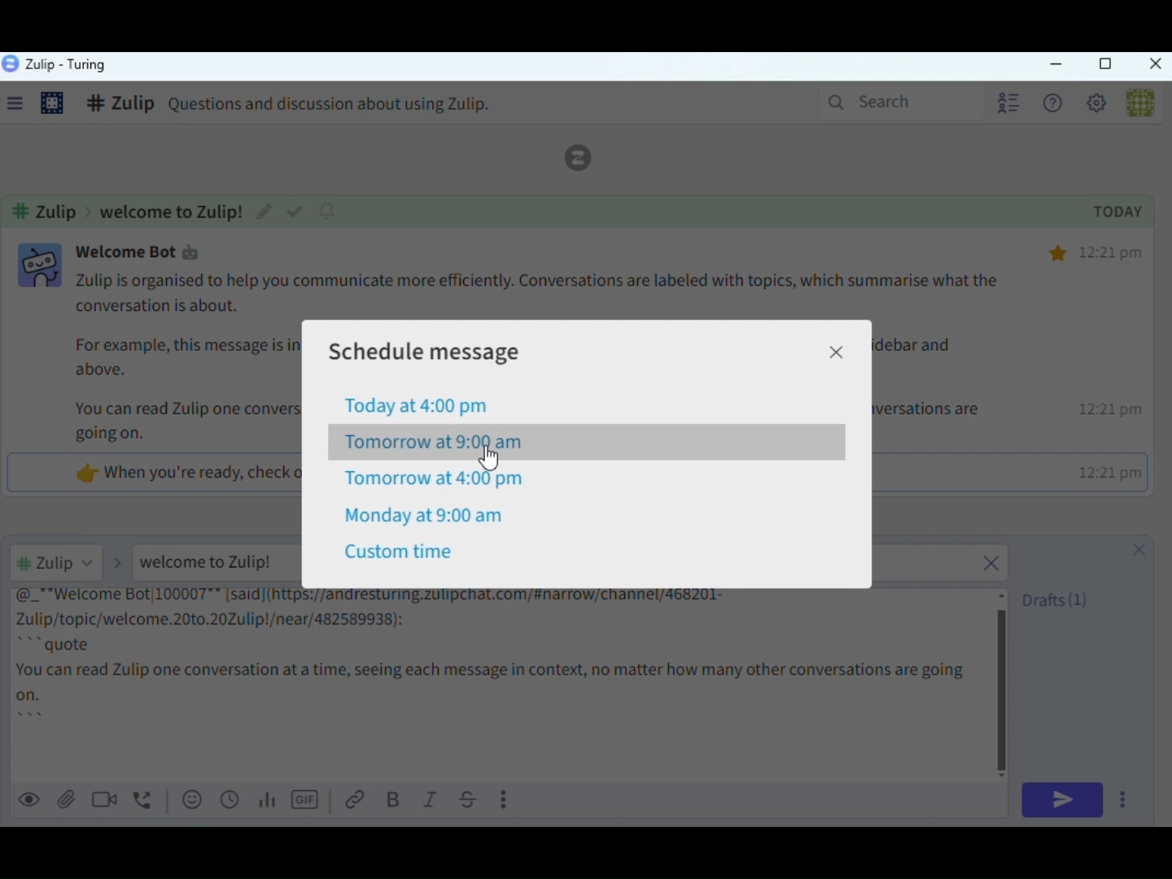 This screenshot has width=1172, height=879. I want to click on Close, so click(1154, 65).